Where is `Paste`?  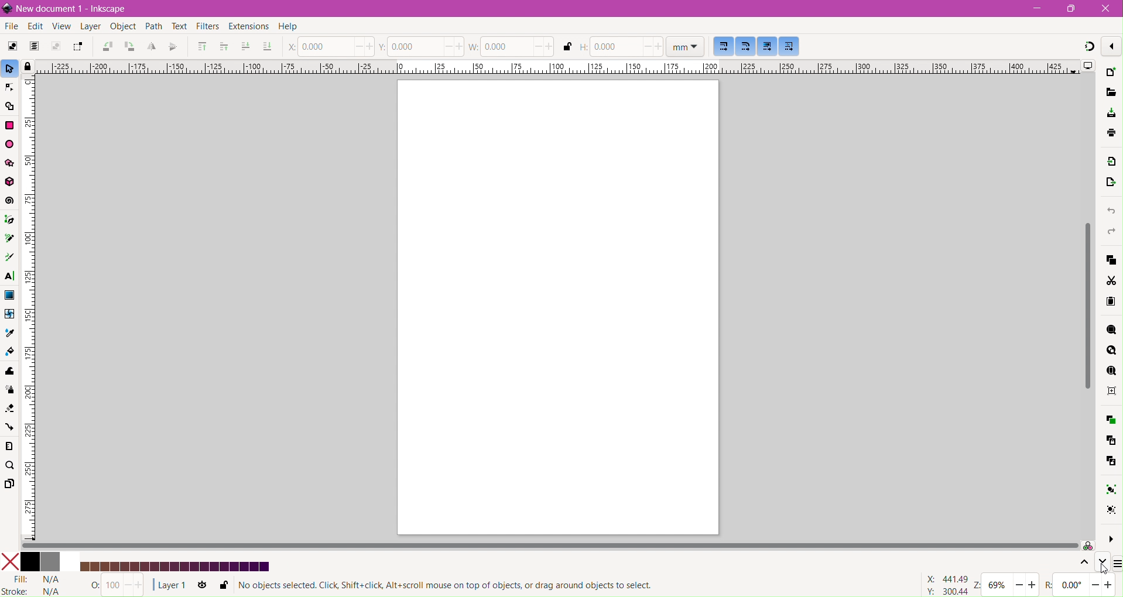
Paste is located at coordinates (1111, 303).